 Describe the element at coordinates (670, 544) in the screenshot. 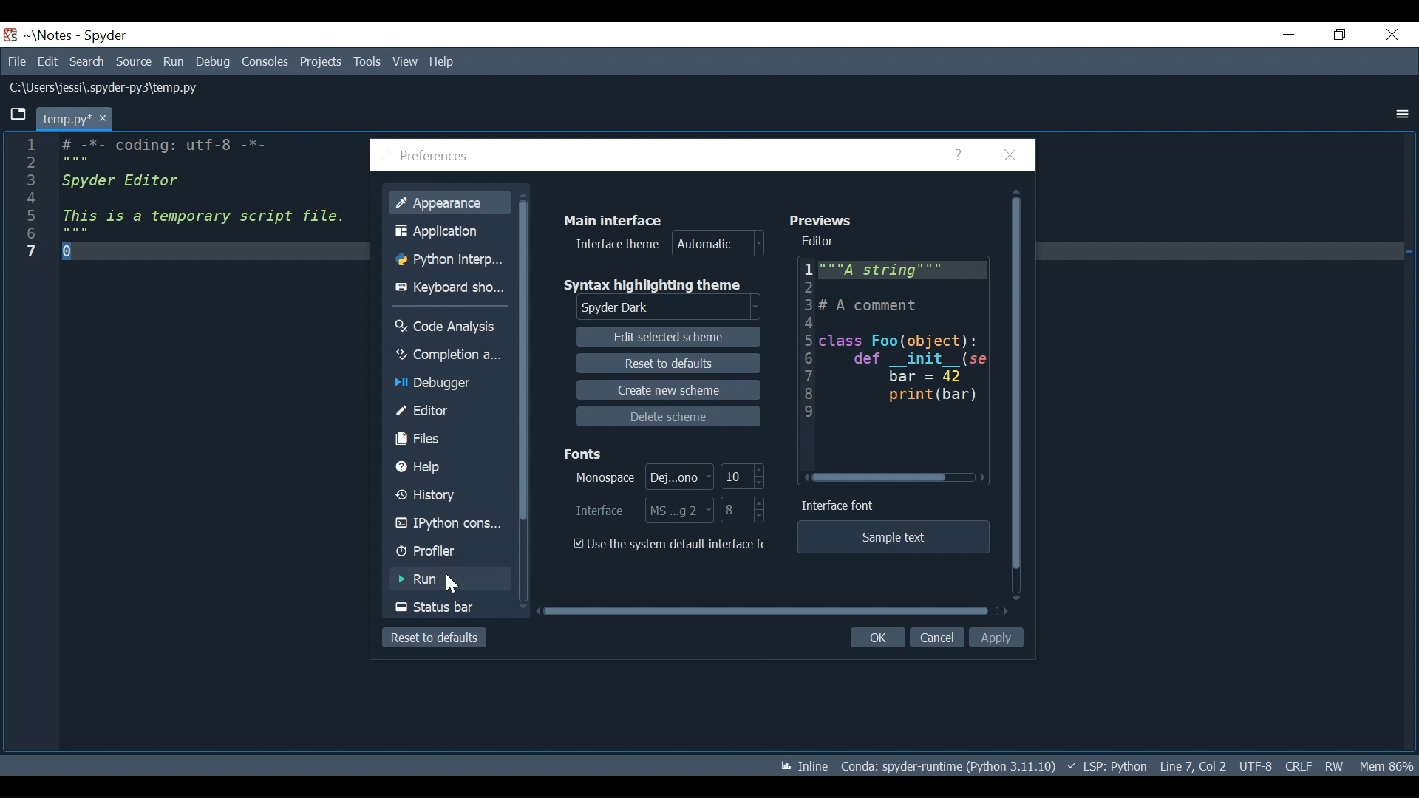

I see `(un)check the system default interface font` at that location.